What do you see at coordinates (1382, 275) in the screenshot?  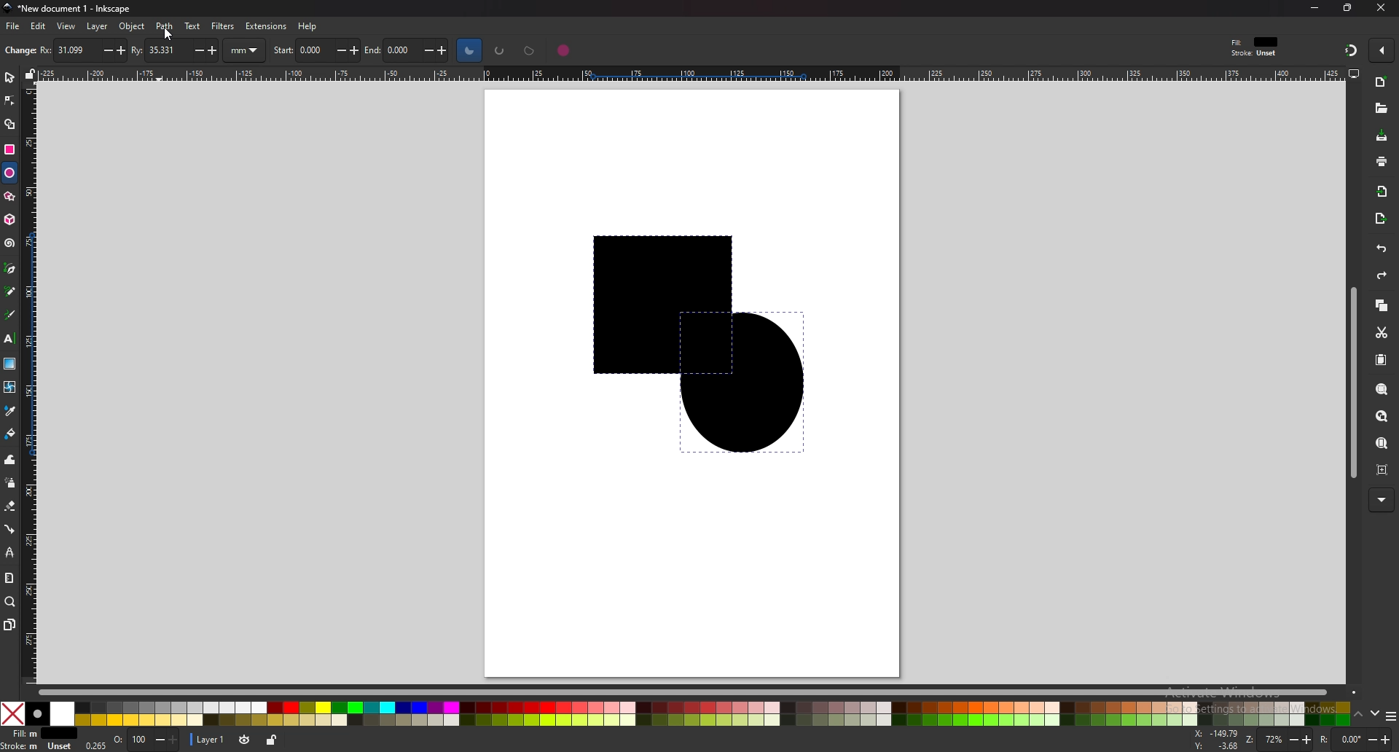 I see `redo` at bounding box center [1382, 275].